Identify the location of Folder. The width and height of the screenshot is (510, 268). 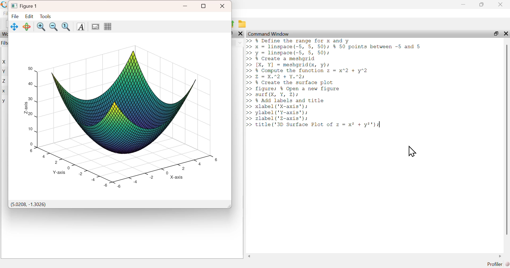
(243, 24).